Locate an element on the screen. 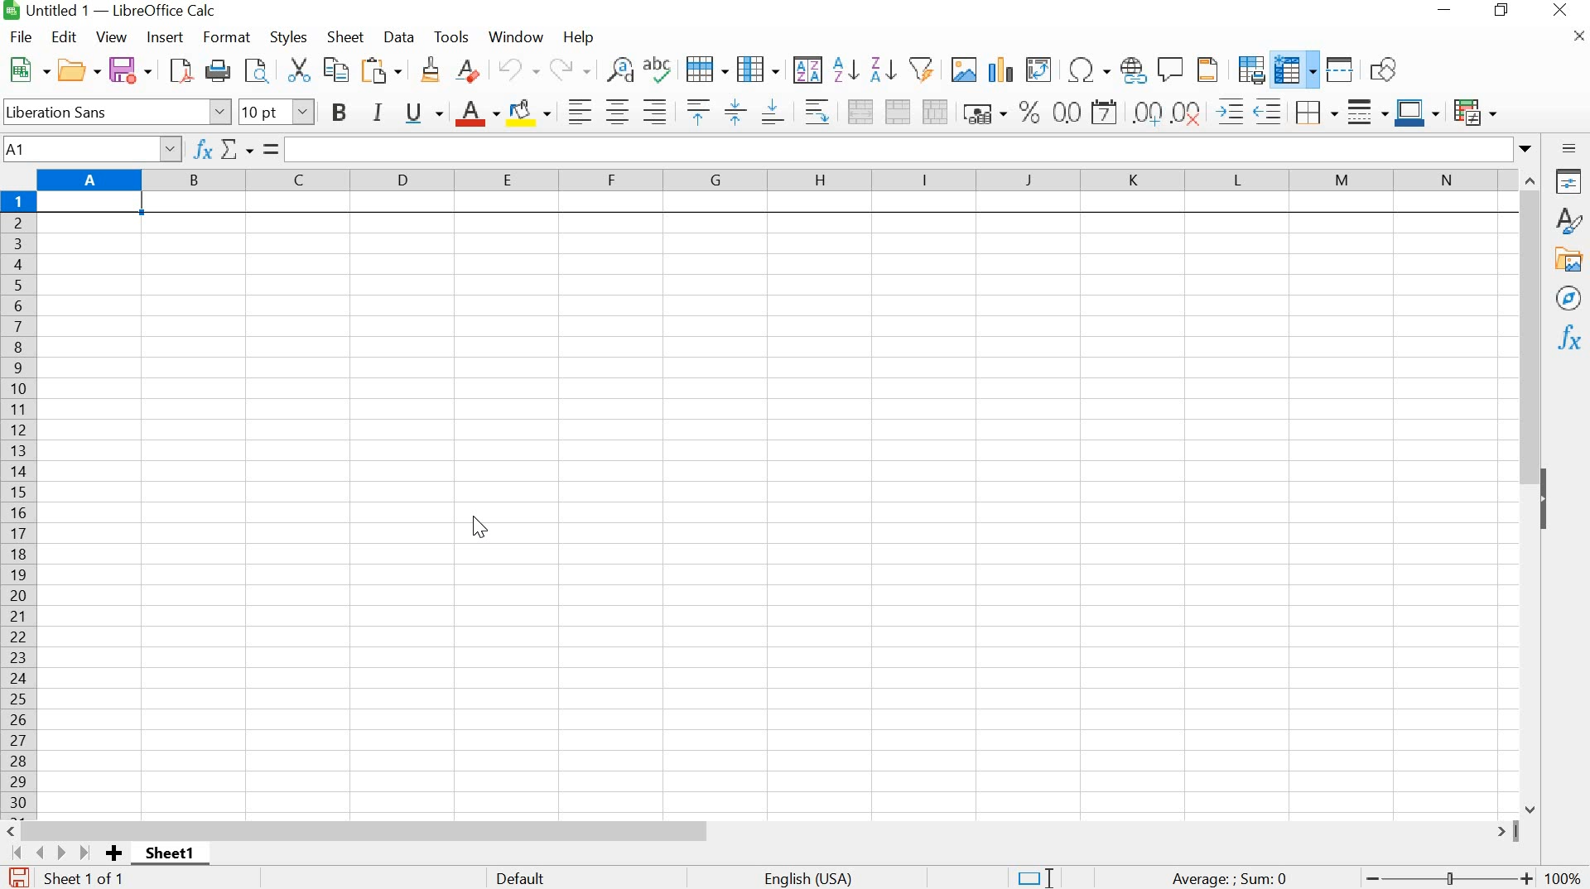  FIND AND REPLACE is located at coordinates (618, 70).